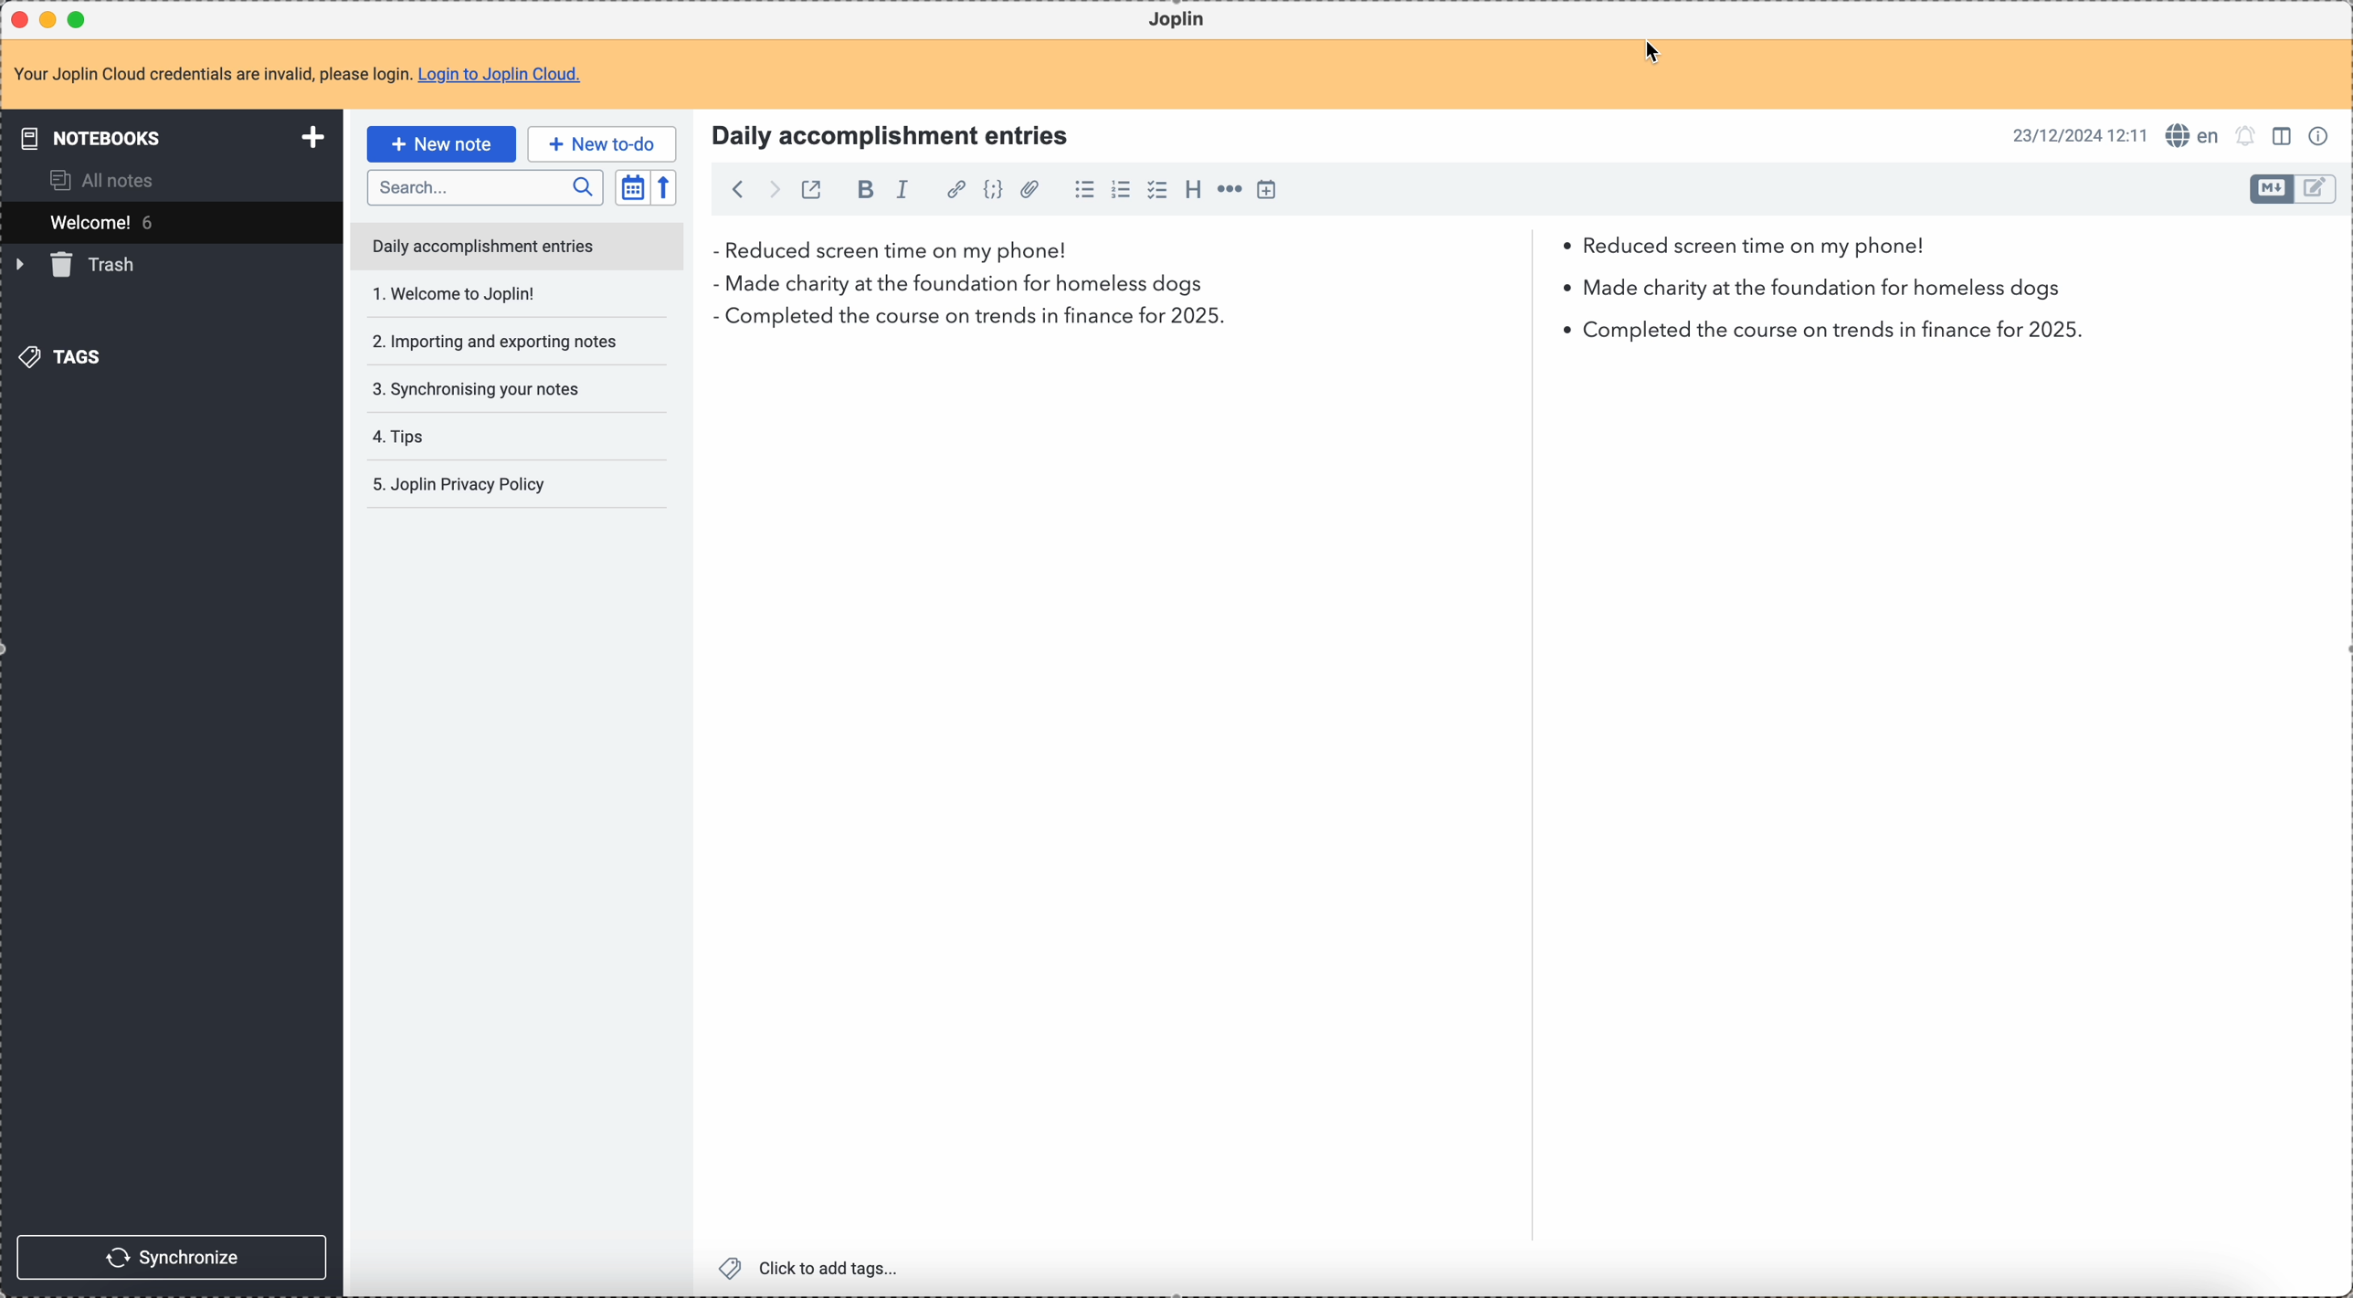 This screenshot has width=2353, height=1298. I want to click on attach file, so click(1029, 190).